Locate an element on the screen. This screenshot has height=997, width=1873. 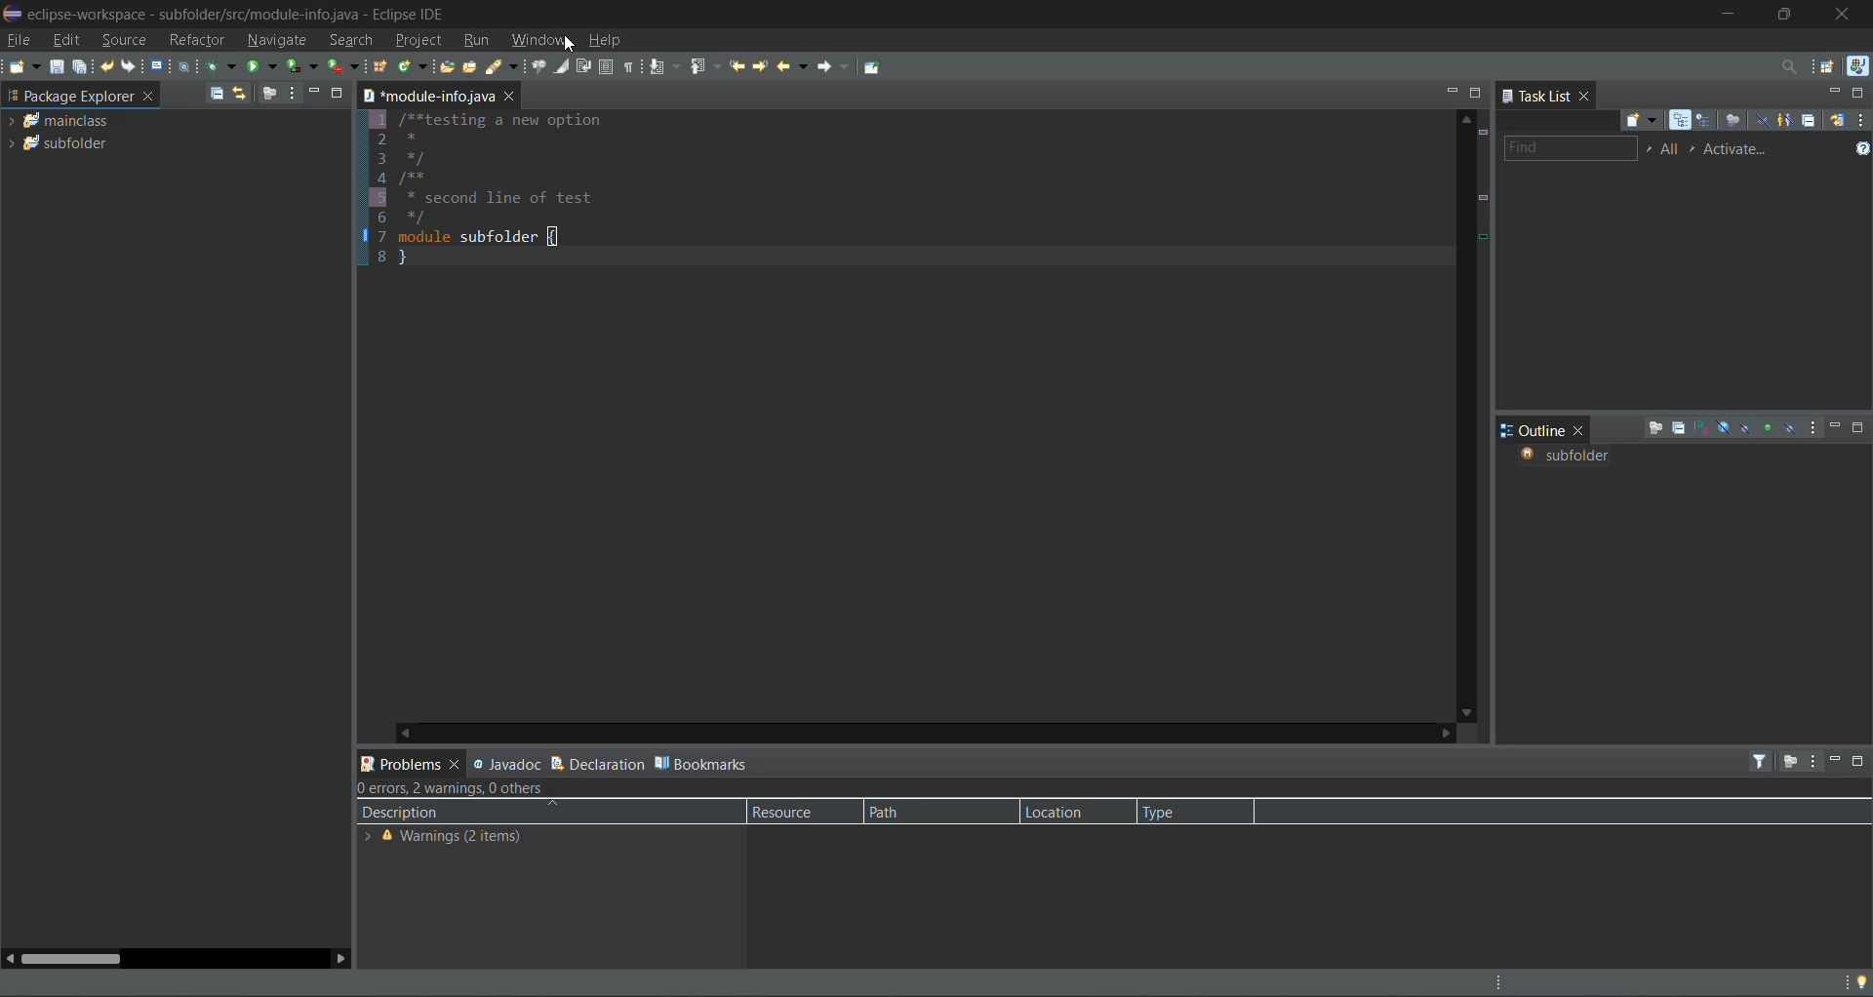
coverage is located at coordinates (302, 67).